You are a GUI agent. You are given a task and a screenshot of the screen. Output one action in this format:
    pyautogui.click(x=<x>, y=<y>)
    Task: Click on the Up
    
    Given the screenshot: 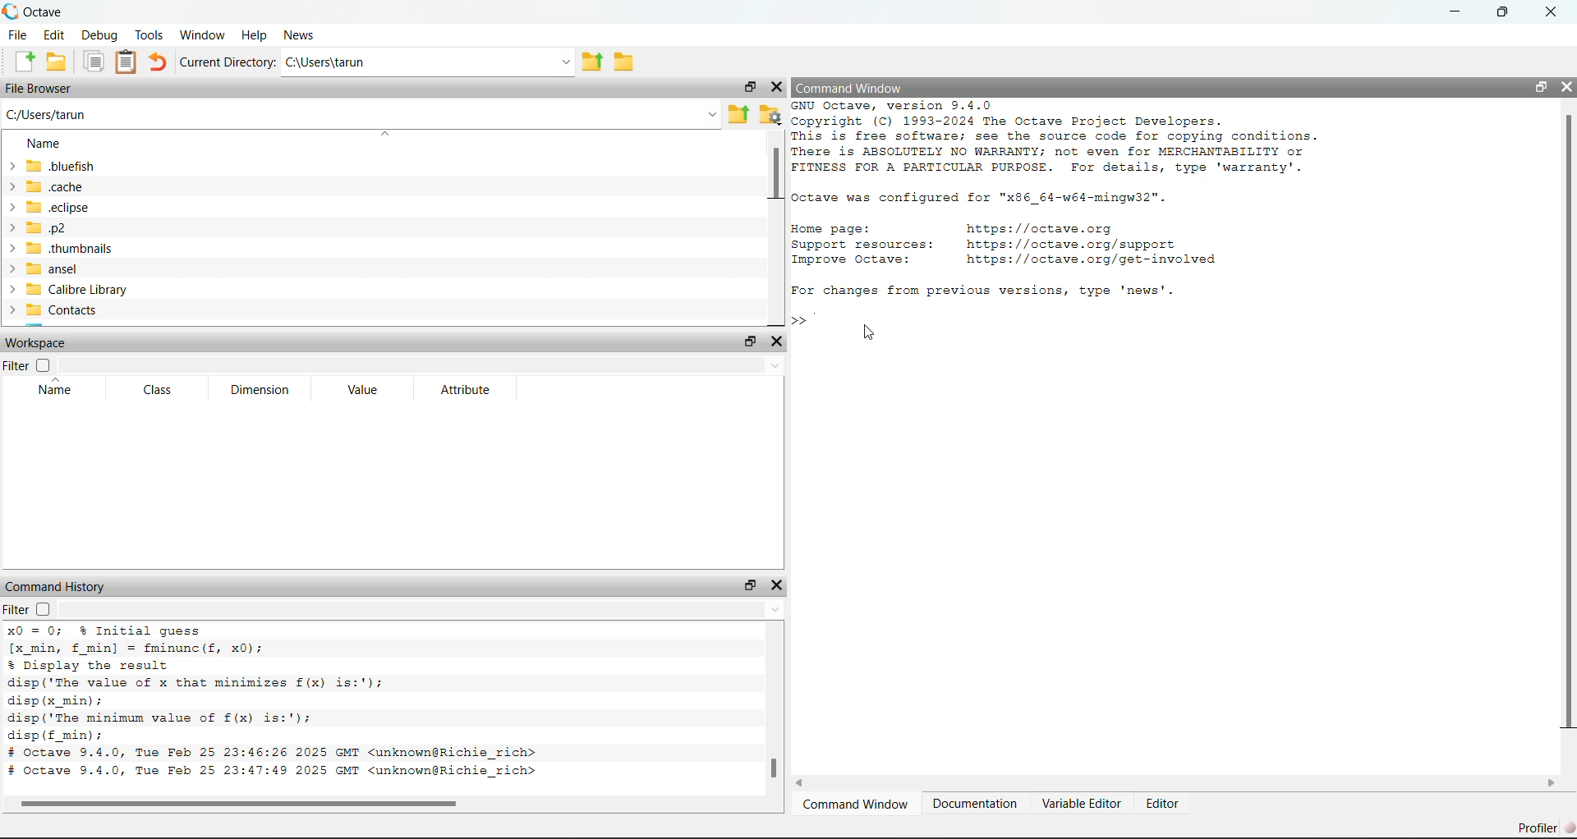 What is the action you would take?
    pyautogui.click(x=777, y=612)
    